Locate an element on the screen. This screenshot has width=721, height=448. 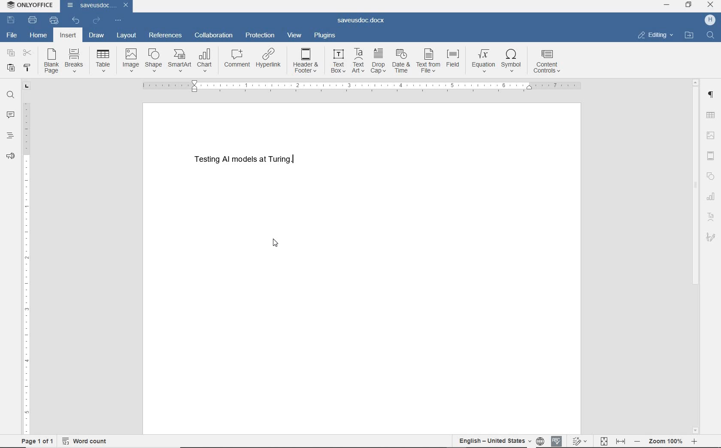
chart is located at coordinates (205, 61).